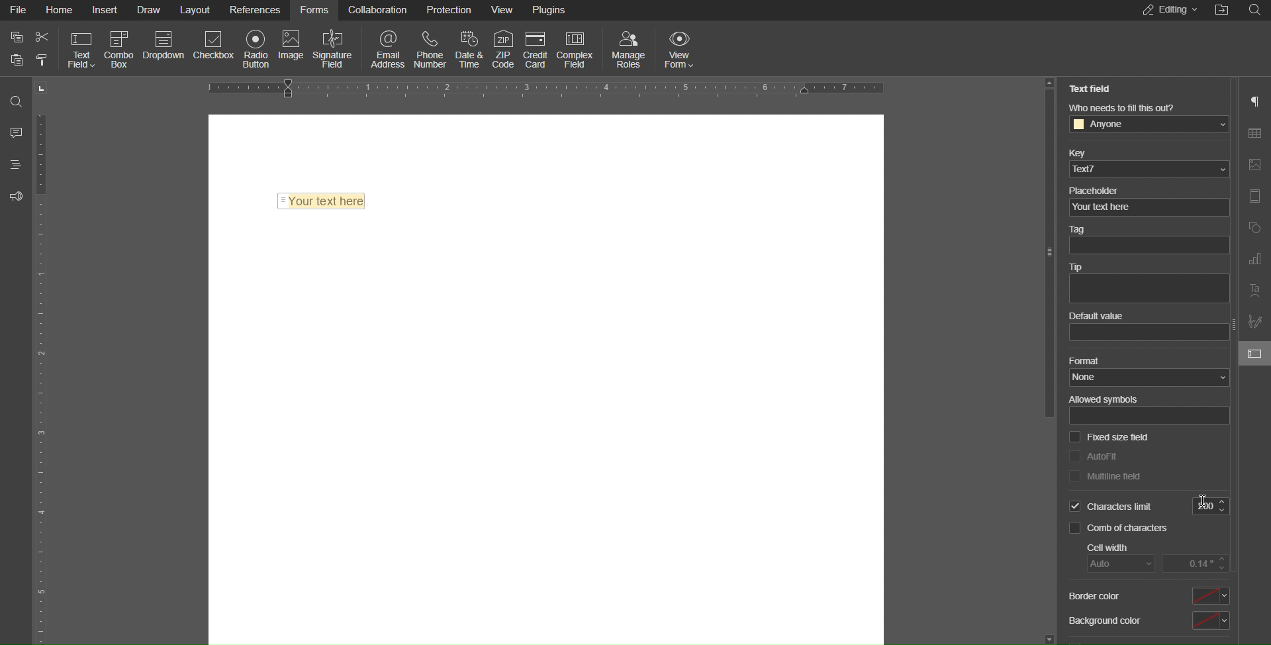 This screenshot has width=1271, height=645. I want to click on Vertical Ruler, so click(43, 376).